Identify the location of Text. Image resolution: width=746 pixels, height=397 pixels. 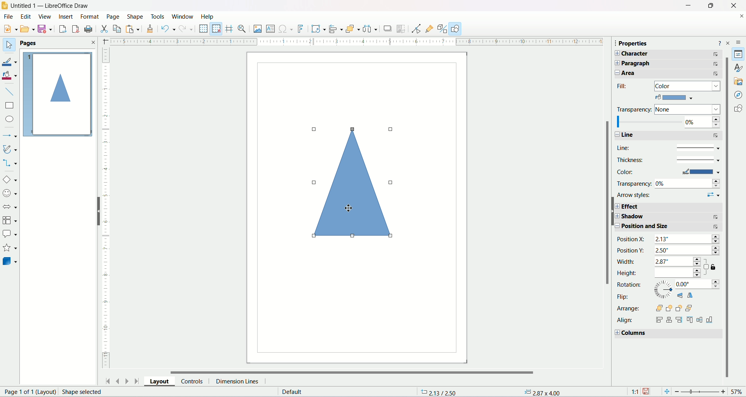
(441, 392).